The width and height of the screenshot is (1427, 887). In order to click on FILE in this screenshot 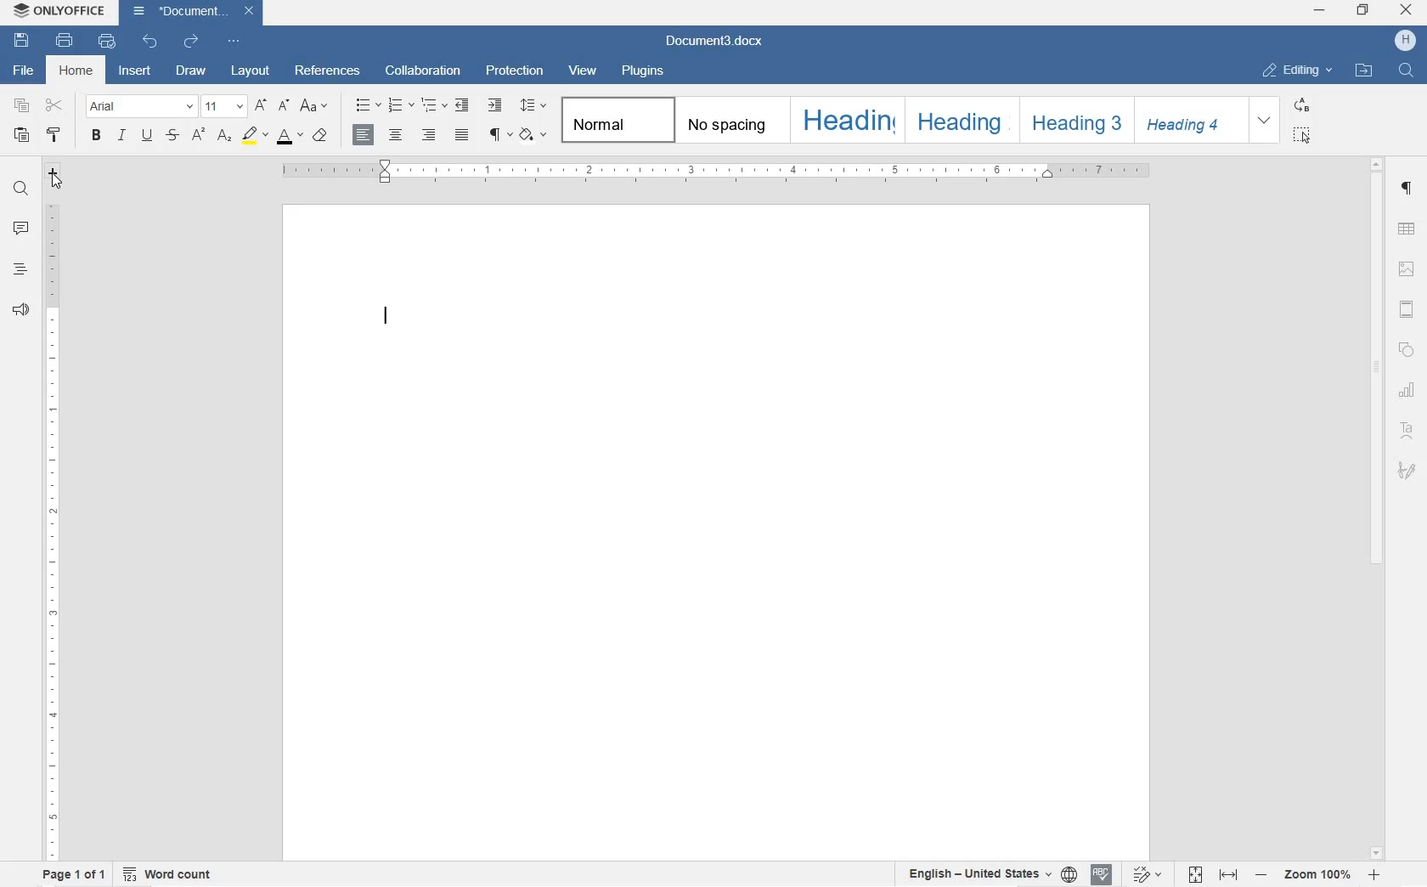, I will do `click(24, 70)`.